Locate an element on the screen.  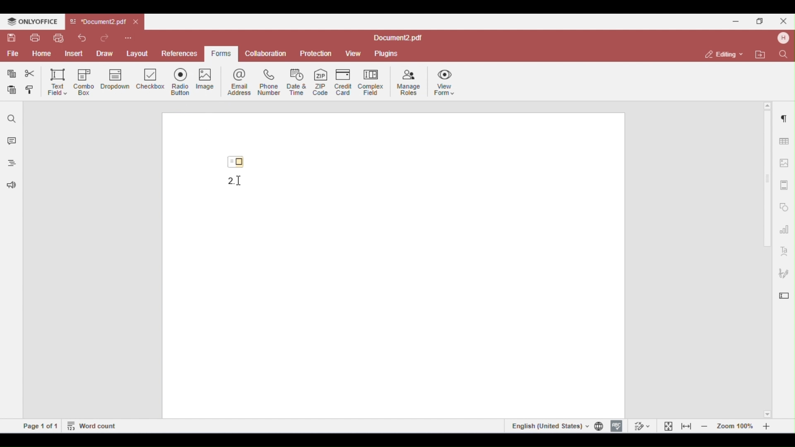
minimize is located at coordinates (736, 20).